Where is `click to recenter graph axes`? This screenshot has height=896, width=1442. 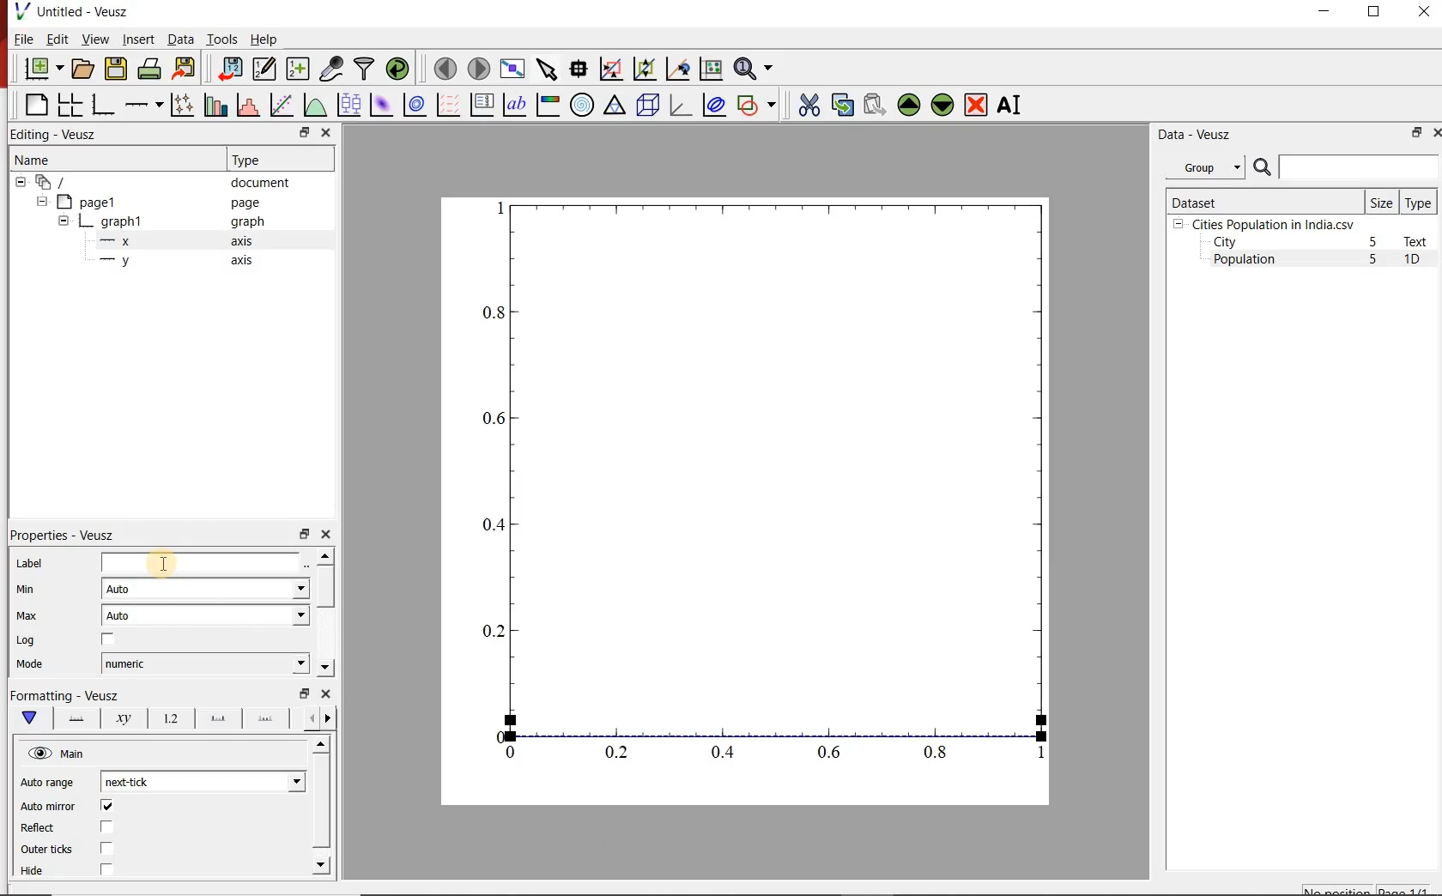 click to recenter graph axes is located at coordinates (676, 70).